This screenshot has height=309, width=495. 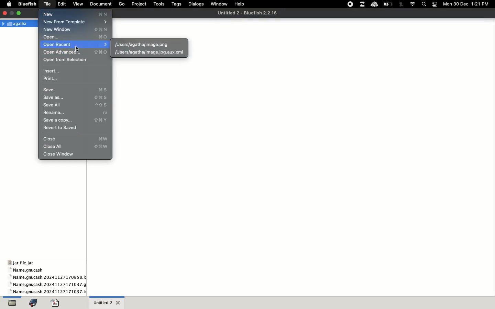 I want to click on dialogs, so click(x=196, y=5).